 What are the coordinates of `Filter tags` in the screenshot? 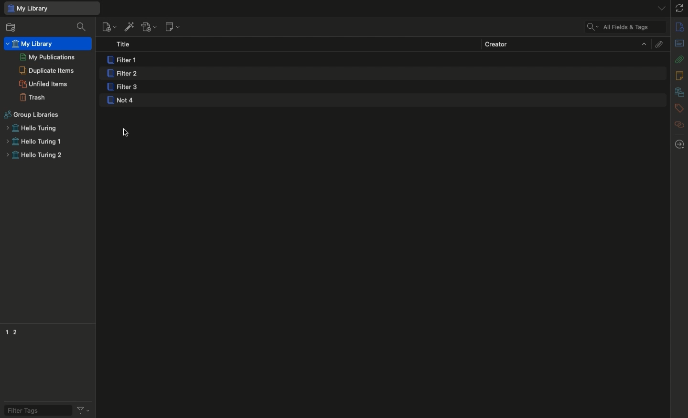 It's located at (34, 409).